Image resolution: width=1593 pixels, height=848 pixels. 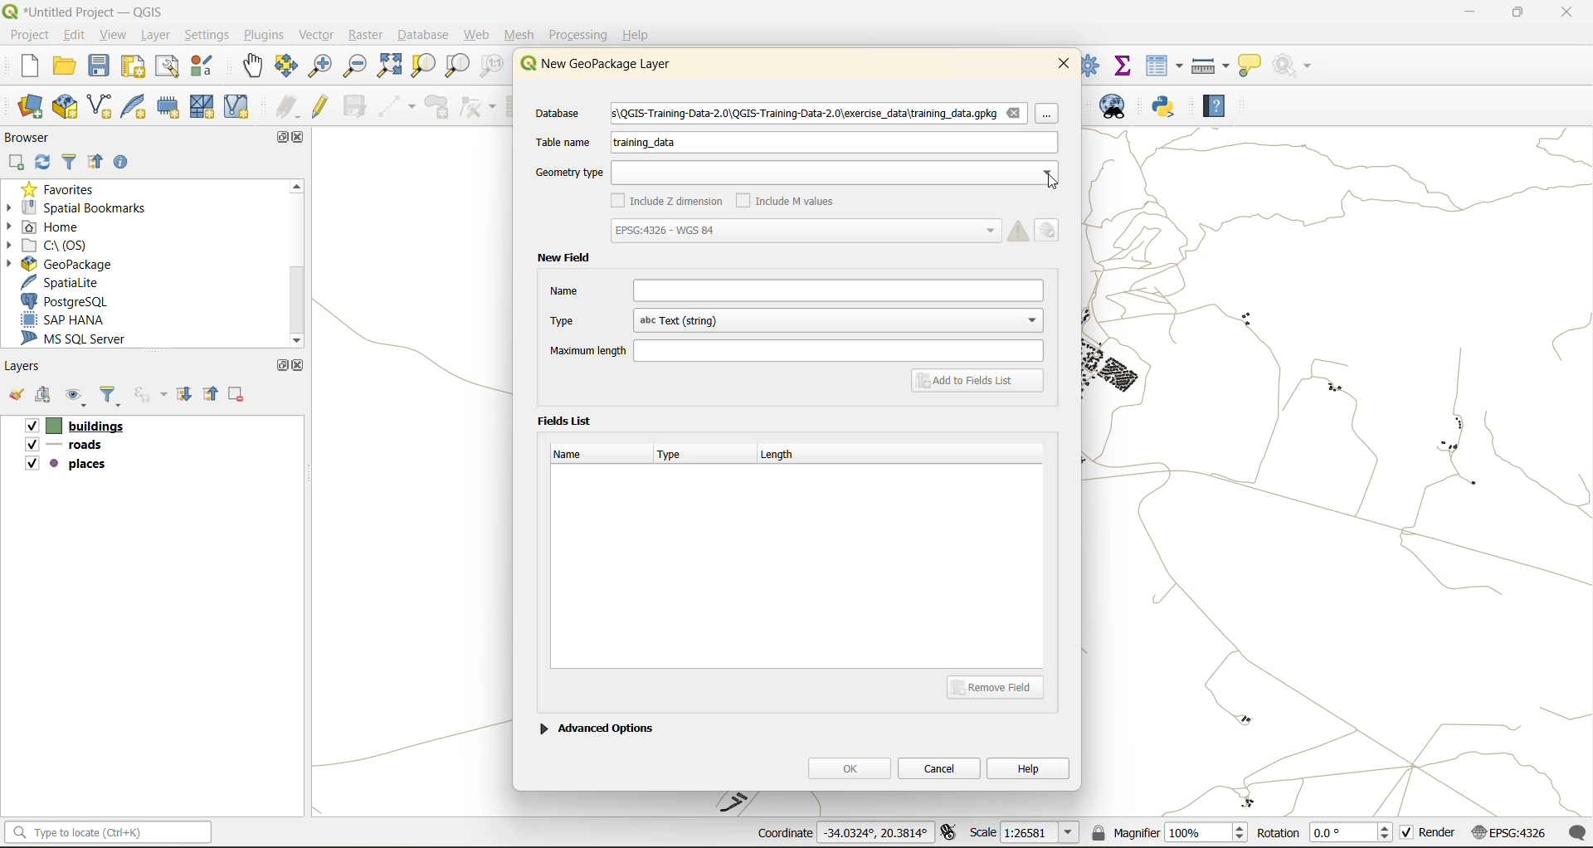 What do you see at coordinates (563, 258) in the screenshot?
I see `new field` at bounding box center [563, 258].